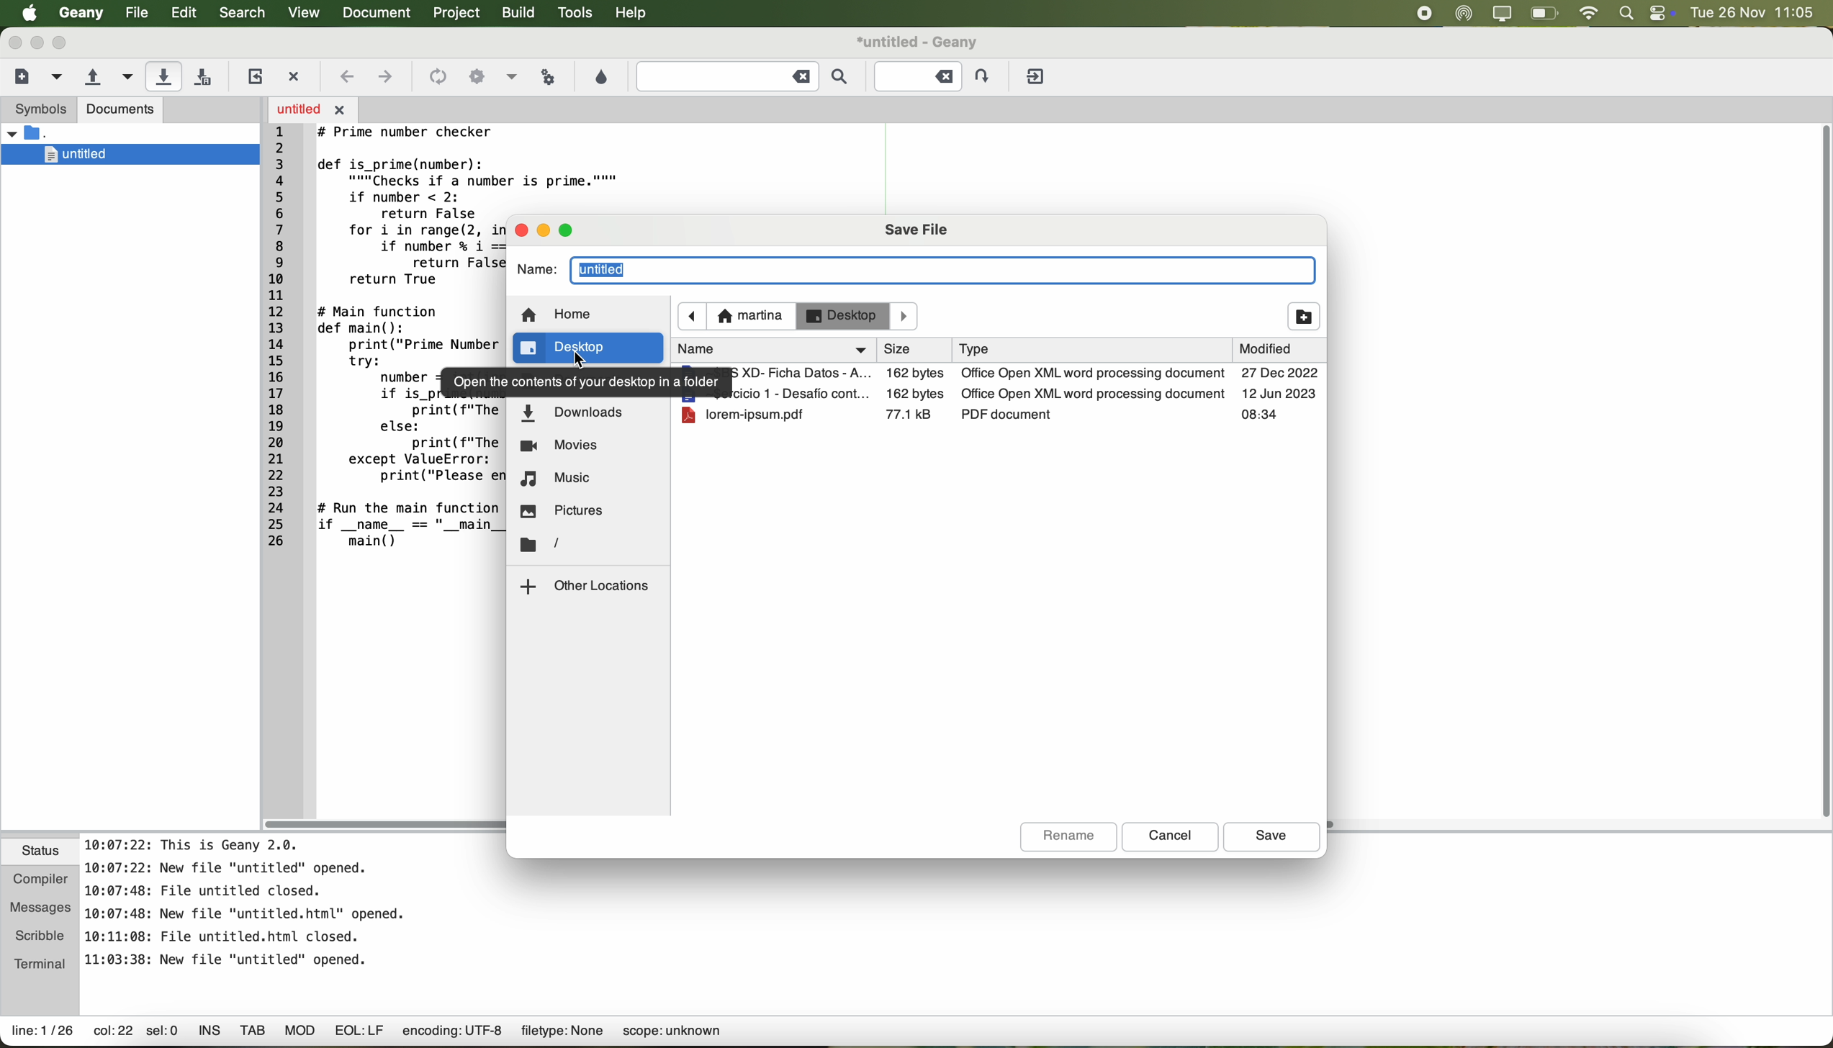  What do you see at coordinates (22, 76) in the screenshot?
I see `create a new file` at bounding box center [22, 76].